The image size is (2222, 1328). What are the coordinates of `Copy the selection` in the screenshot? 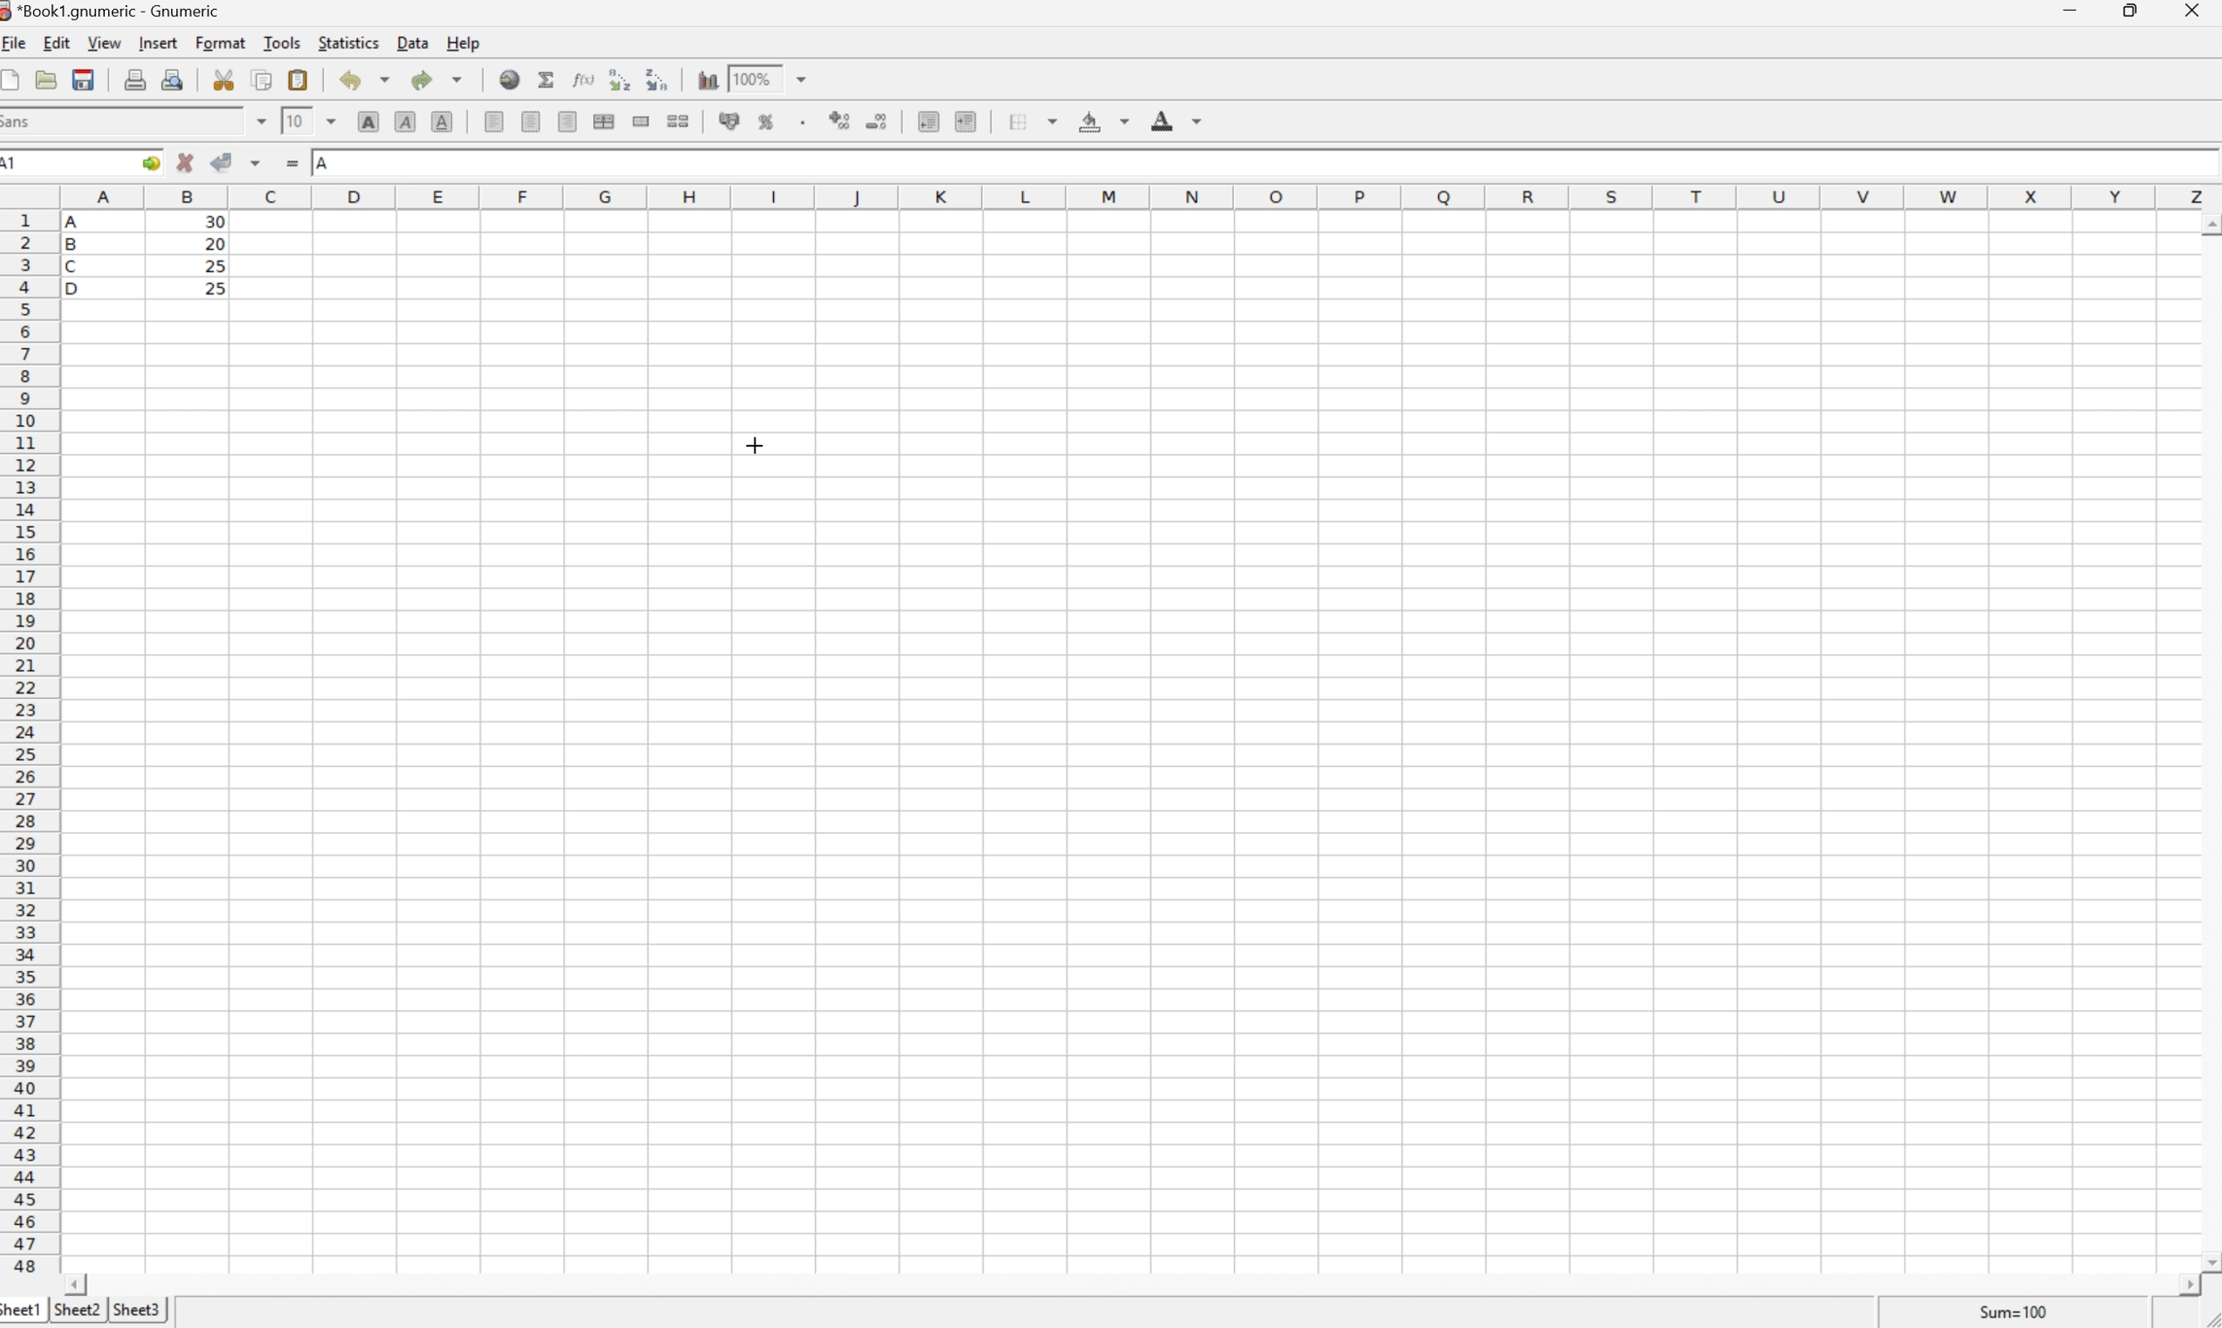 It's located at (262, 81).